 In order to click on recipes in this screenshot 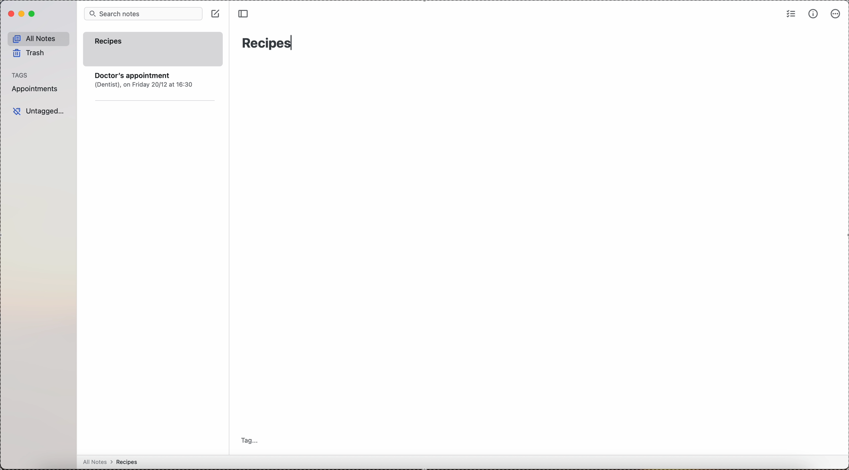, I will do `click(269, 44)`.